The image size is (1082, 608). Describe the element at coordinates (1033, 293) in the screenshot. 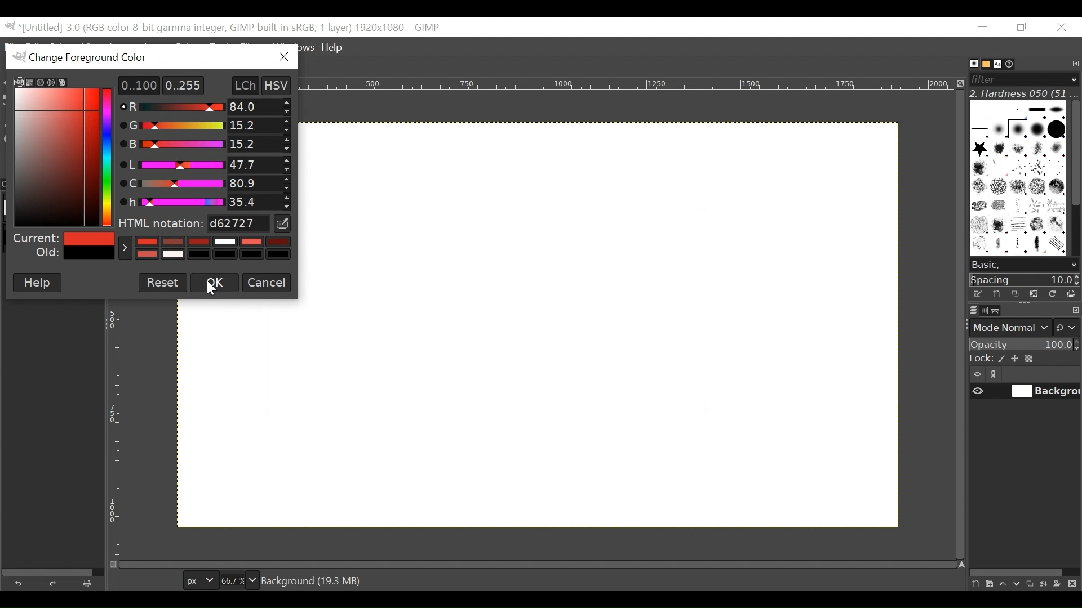

I see `Duplicate brush` at that location.